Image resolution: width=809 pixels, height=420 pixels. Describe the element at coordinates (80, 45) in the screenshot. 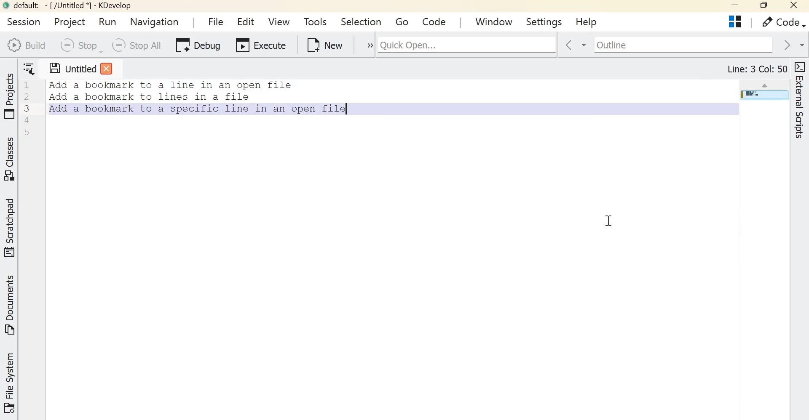

I see `Stop` at that location.